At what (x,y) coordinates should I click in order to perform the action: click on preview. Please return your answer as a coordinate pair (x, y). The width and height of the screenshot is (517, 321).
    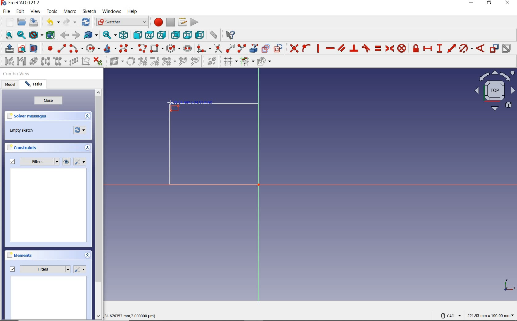
    Looking at the image, I should click on (49, 206).